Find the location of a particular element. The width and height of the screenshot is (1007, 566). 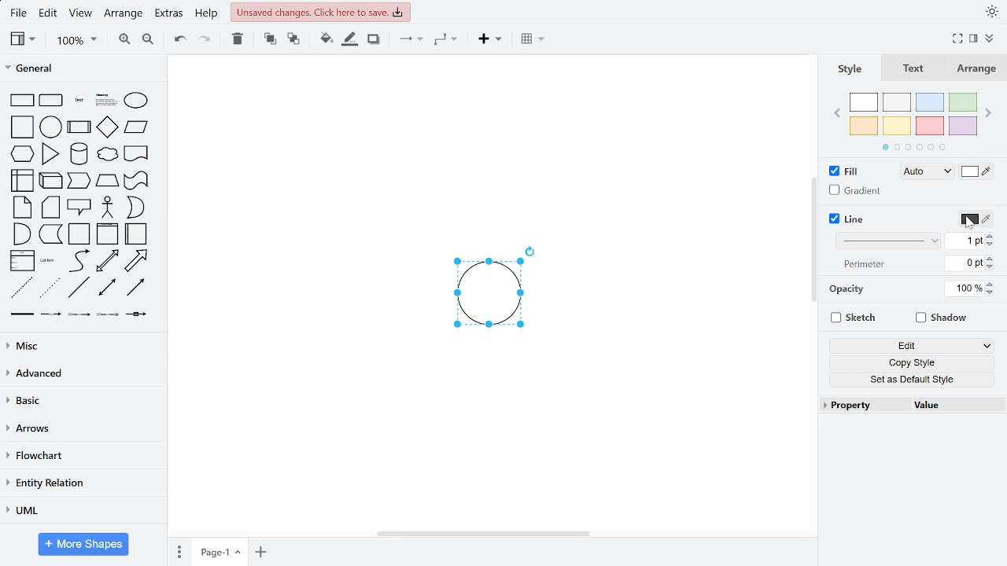

horizontal scrollbar is located at coordinates (483, 534).